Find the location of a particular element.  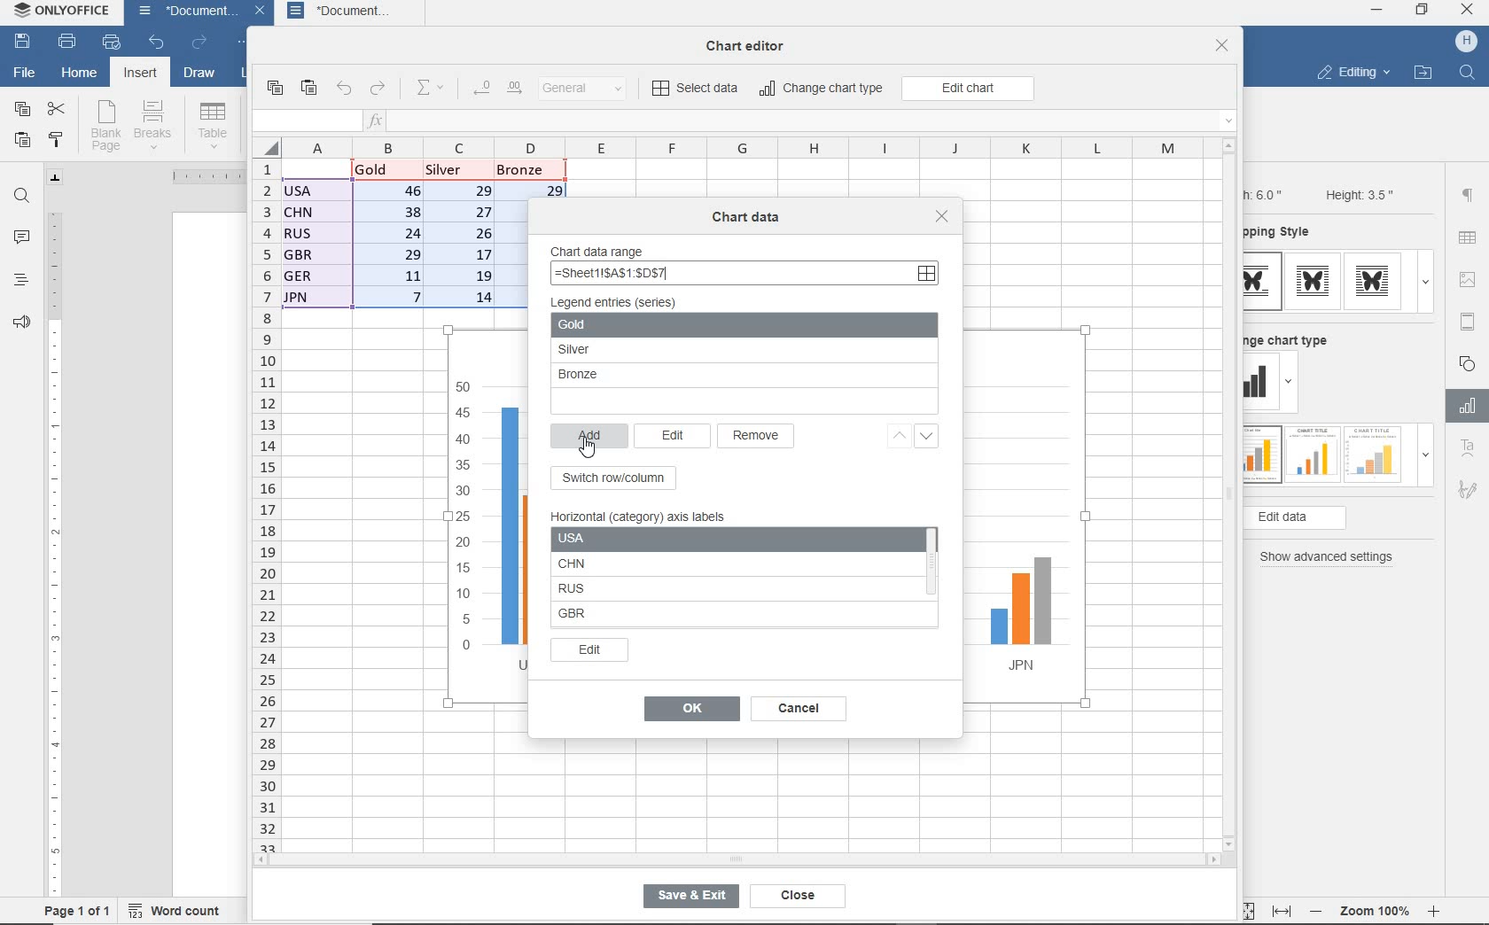

input field is located at coordinates (305, 121).